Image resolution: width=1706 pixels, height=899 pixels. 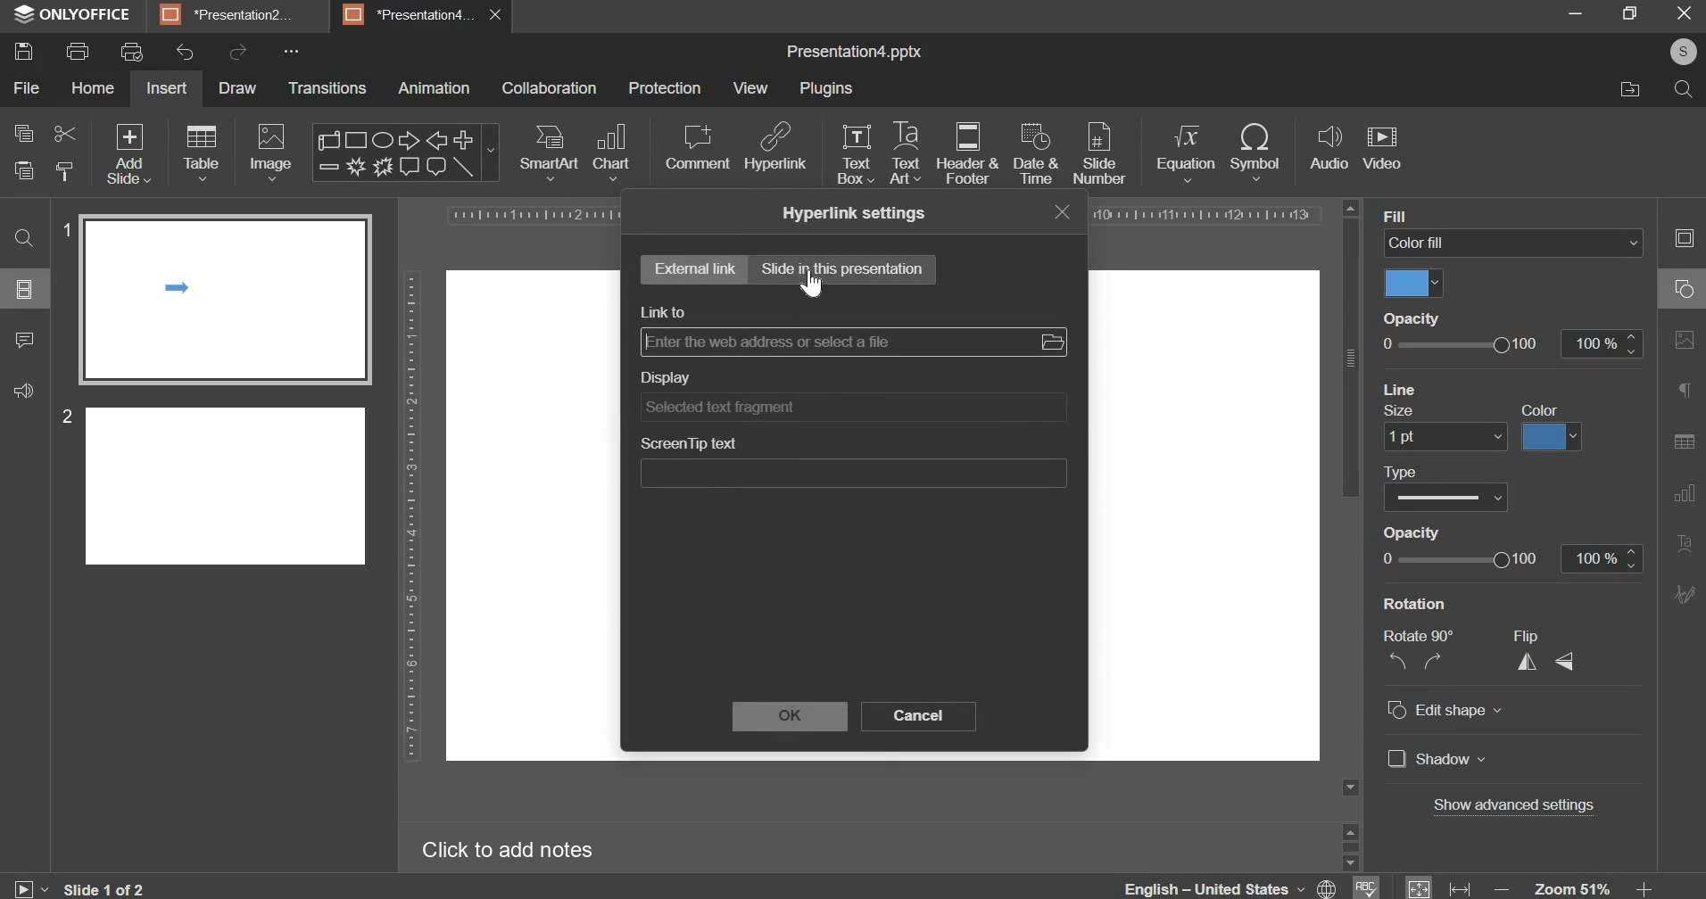 What do you see at coordinates (269, 153) in the screenshot?
I see `image` at bounding box center [269, 153].